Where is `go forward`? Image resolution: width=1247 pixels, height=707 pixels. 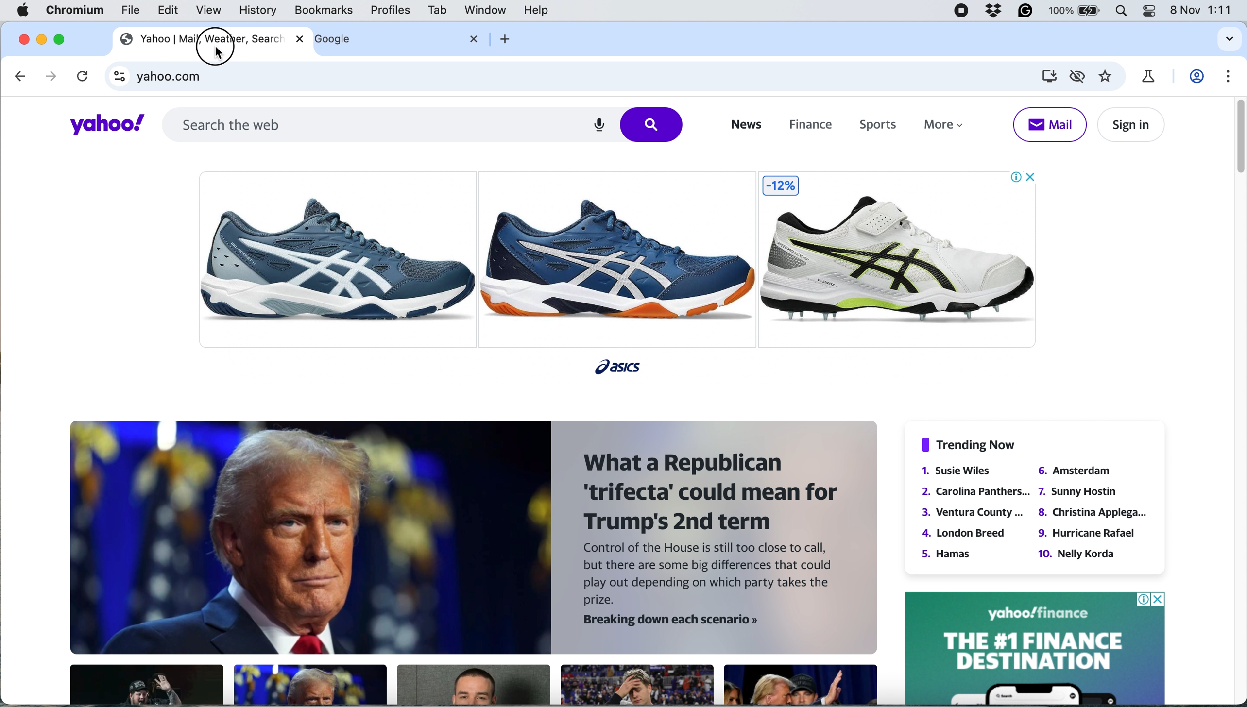 go forward is located at coordinates (47, 76).